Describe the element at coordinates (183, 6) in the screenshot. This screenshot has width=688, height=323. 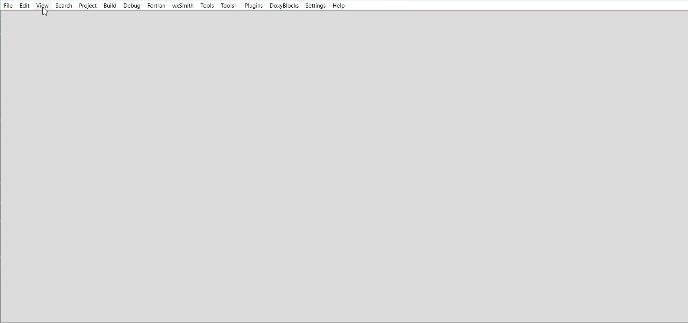
I see `wxSmith` at that location.